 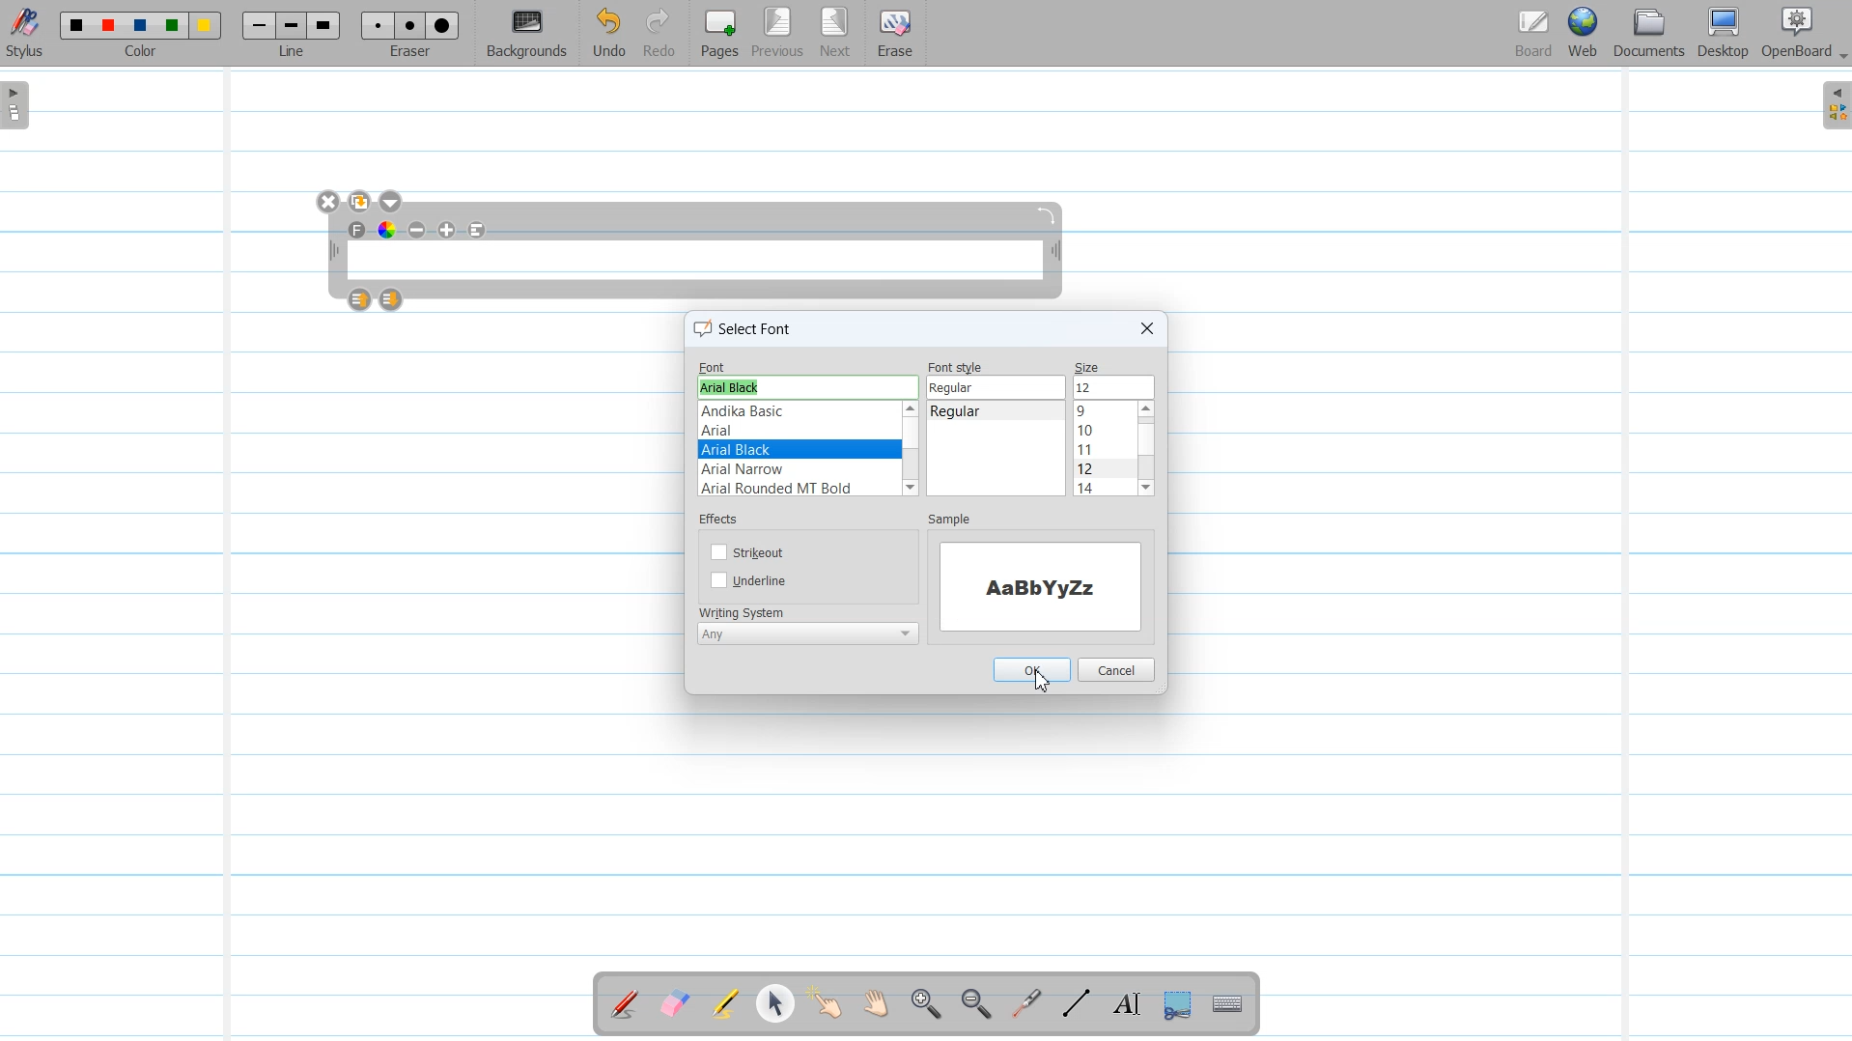 What do you see at coordinates (725, 1006) in the screenshot?
I see `Highlight` at bounding box center [725, 1006].